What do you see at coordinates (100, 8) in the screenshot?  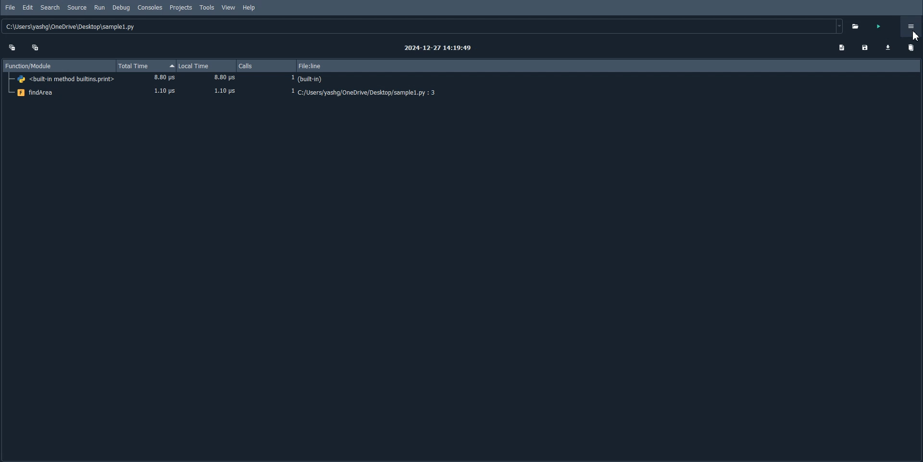 I see `Run` at bounding box center [100, 8].